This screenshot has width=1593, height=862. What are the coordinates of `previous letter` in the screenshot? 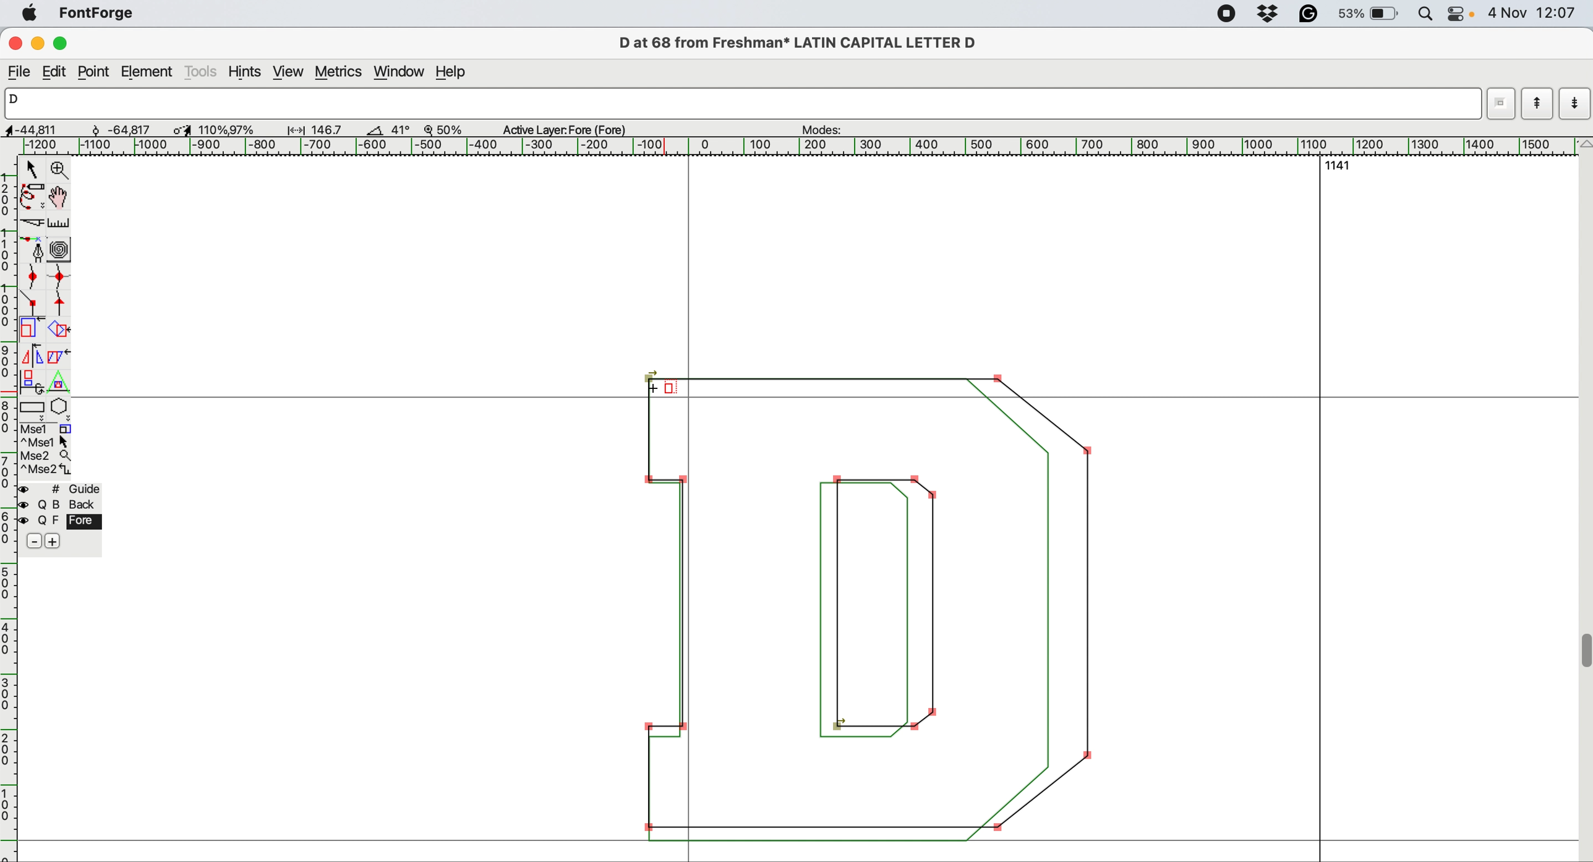 It's located at (1537, 104).